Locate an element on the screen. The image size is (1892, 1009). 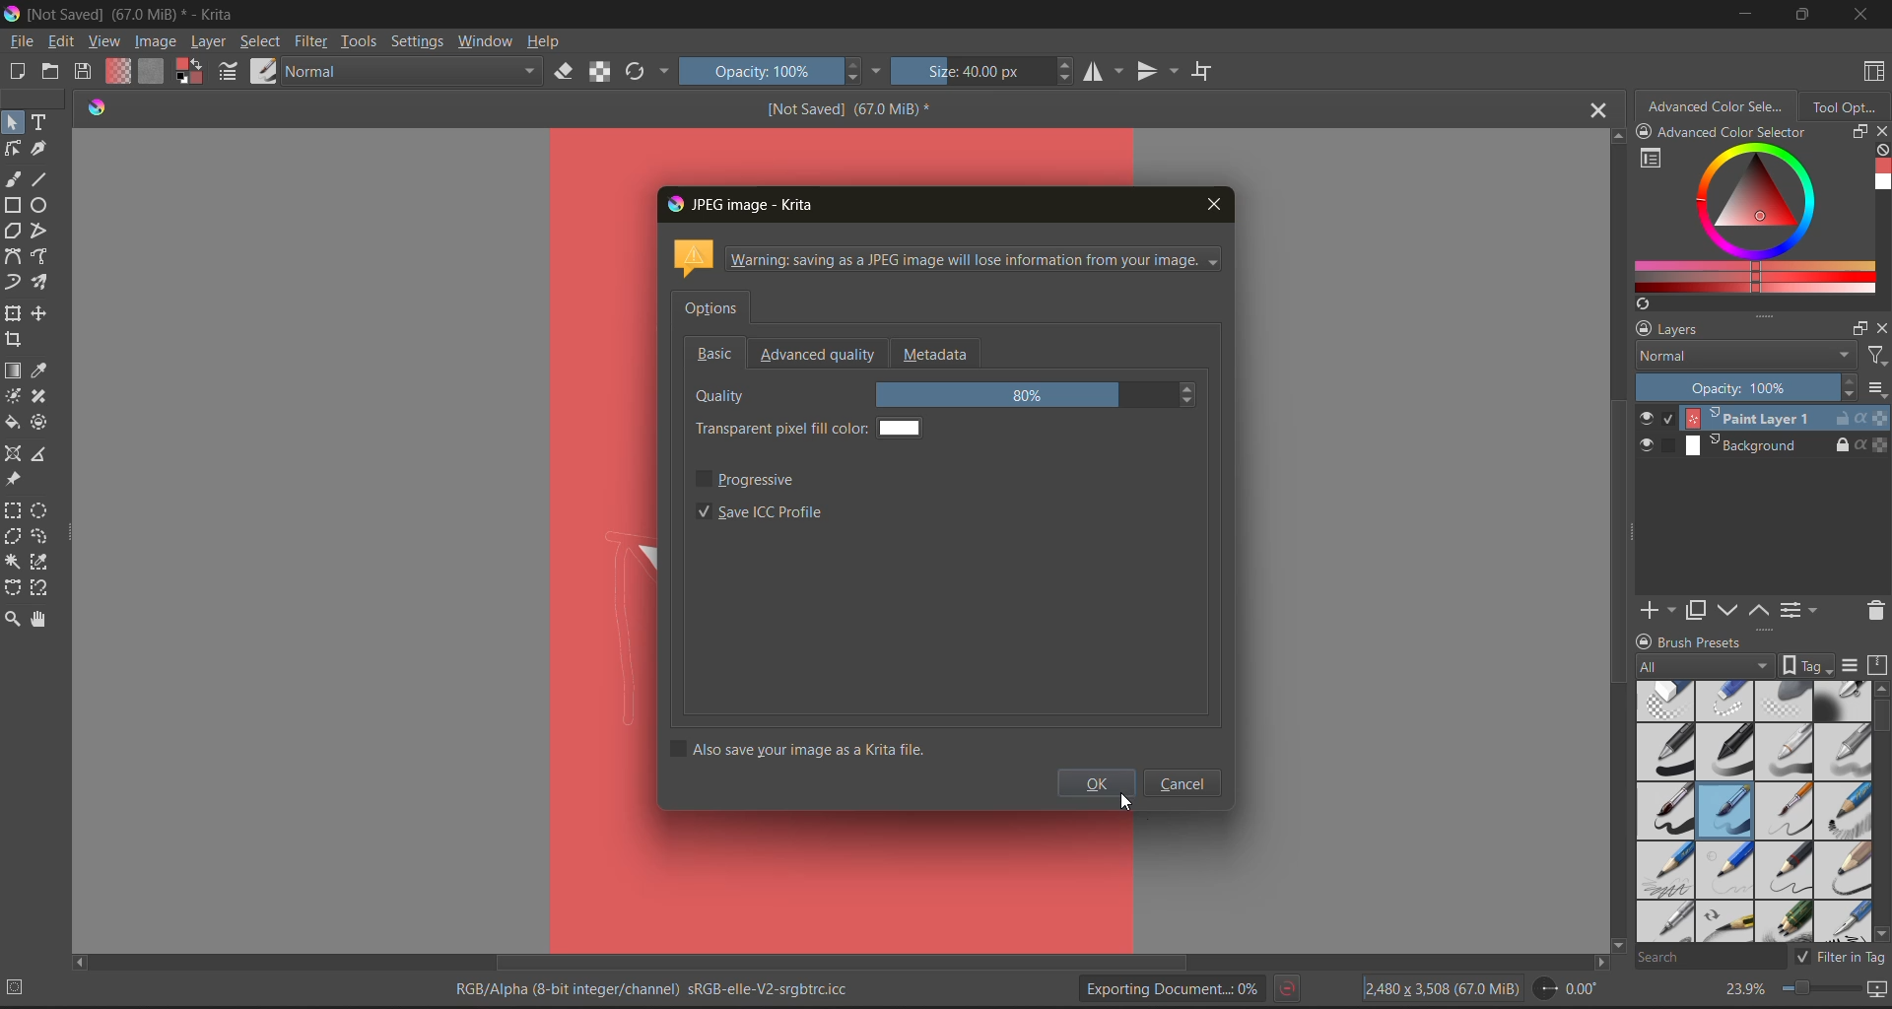
tools is located at coordinates (41, 206).